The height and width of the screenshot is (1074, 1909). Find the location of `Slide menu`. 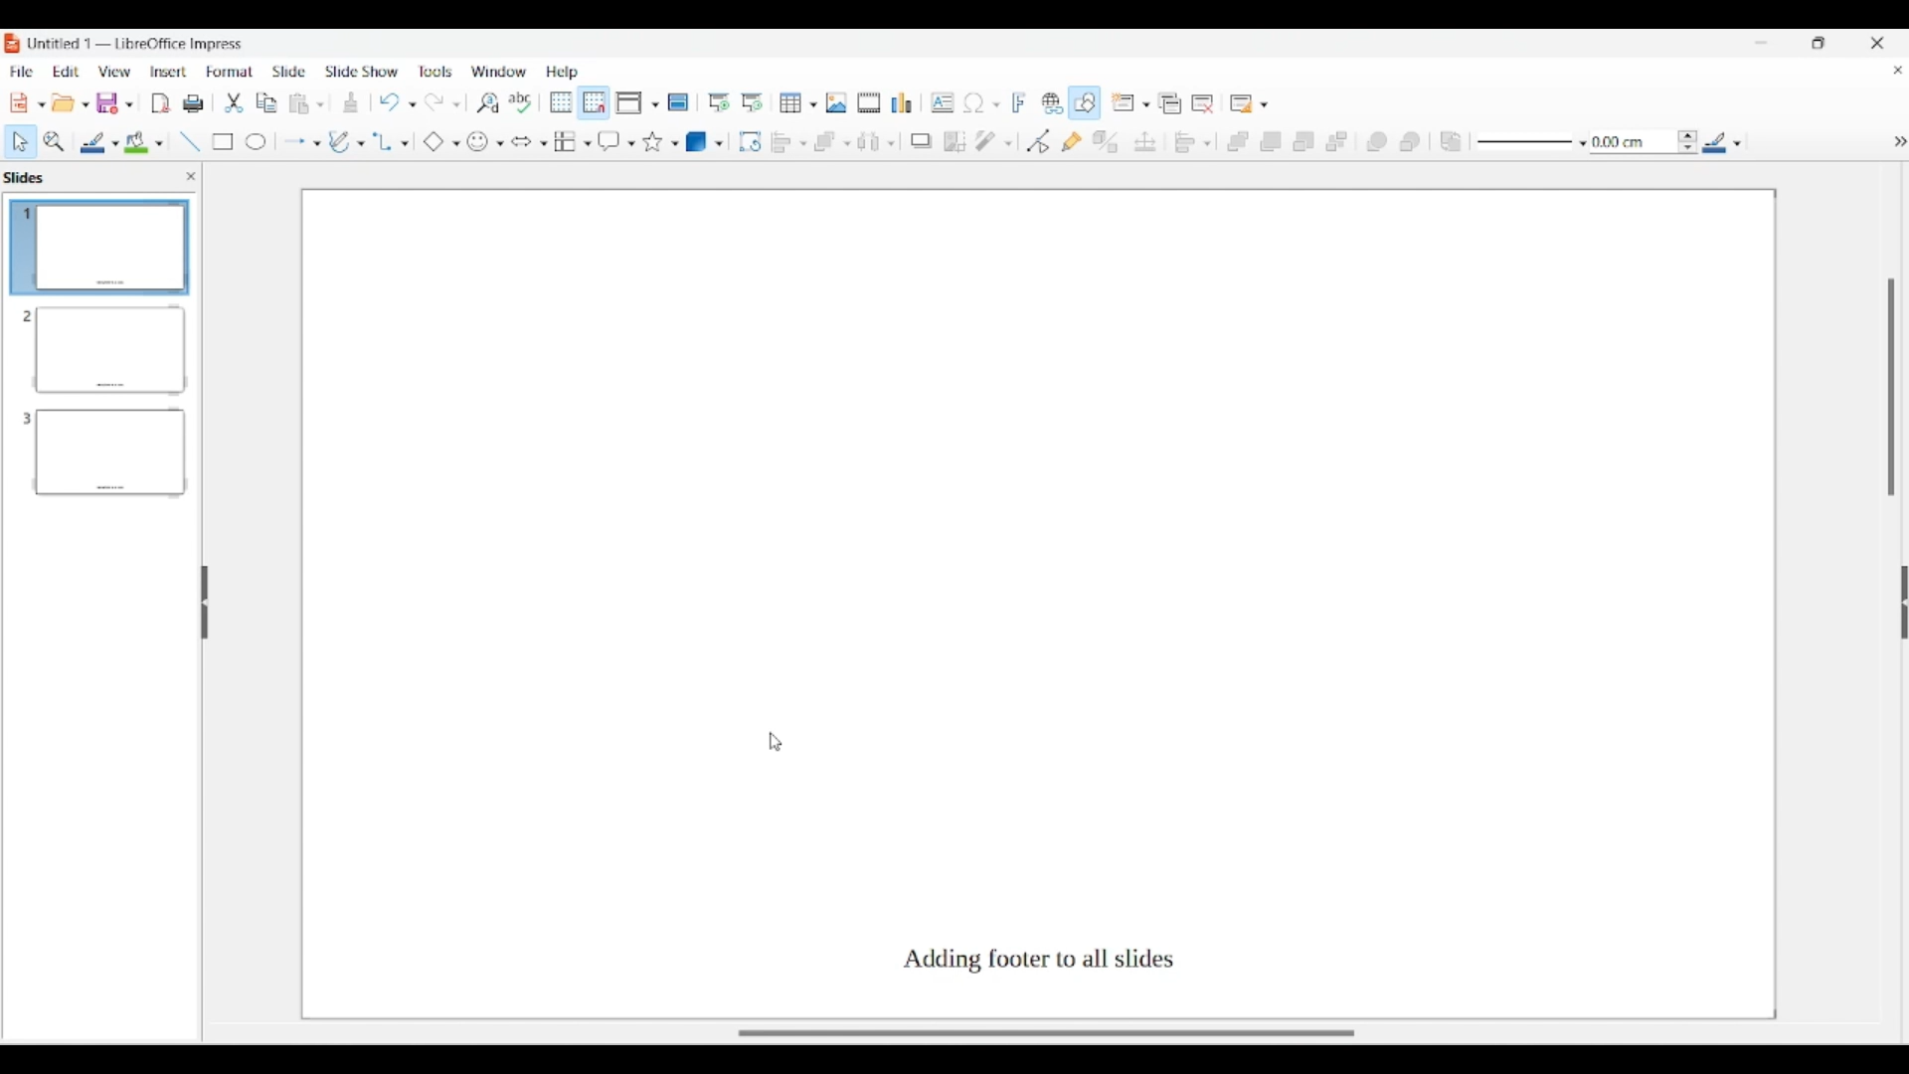

Slide menu is located at coordinates (290, 72).